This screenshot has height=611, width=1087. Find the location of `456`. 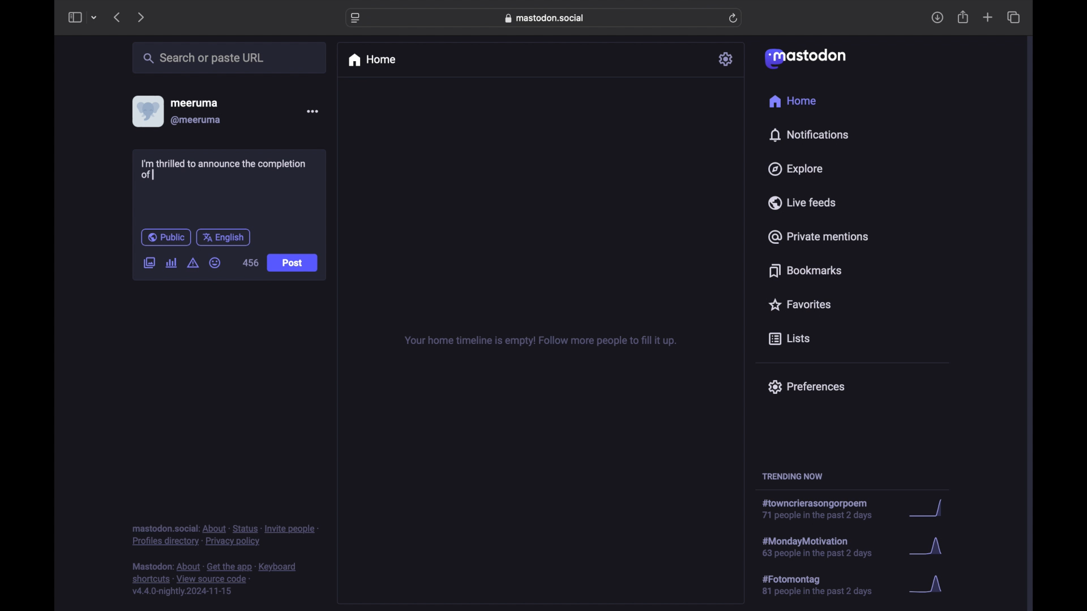

456 is located at coordinates (251, 263).